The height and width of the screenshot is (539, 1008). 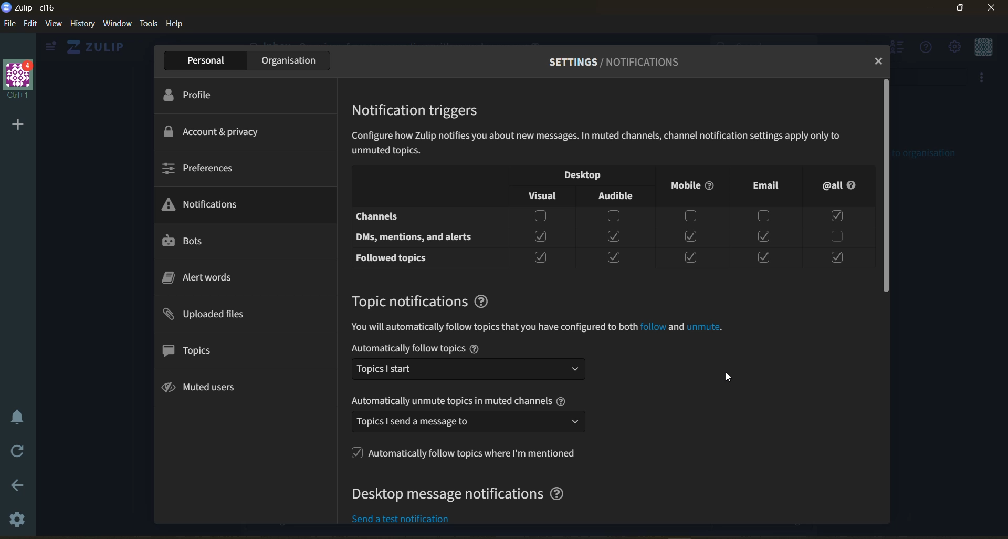 What do you see at coordinates (541, 195) in the screenshot?
I see `Visual` at bounding box center [541, 195].